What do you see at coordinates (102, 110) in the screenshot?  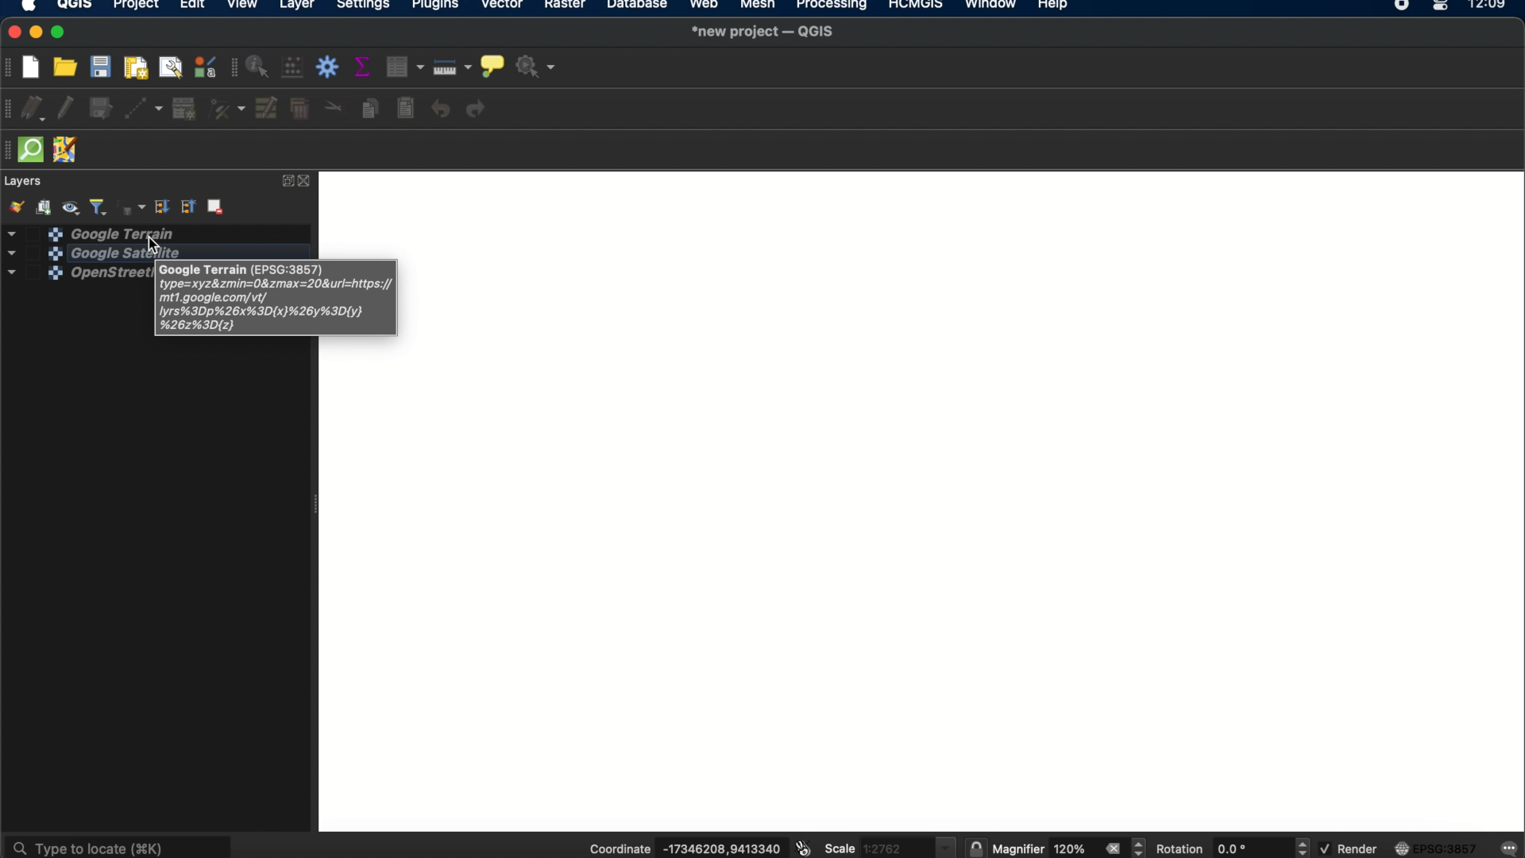 I see `save layer edits` at bounding box center [102, 110].